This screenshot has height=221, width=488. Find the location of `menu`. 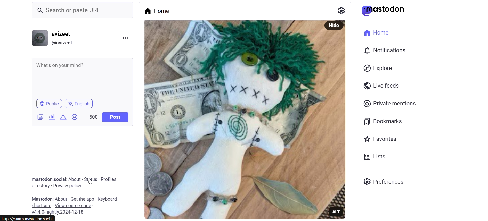

menu is located at coordinates (126, 38).